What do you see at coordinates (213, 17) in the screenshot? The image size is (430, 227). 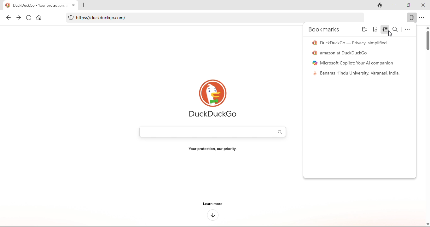 I see `https//duckduckgo.com/` at bounding box center [213, 17].